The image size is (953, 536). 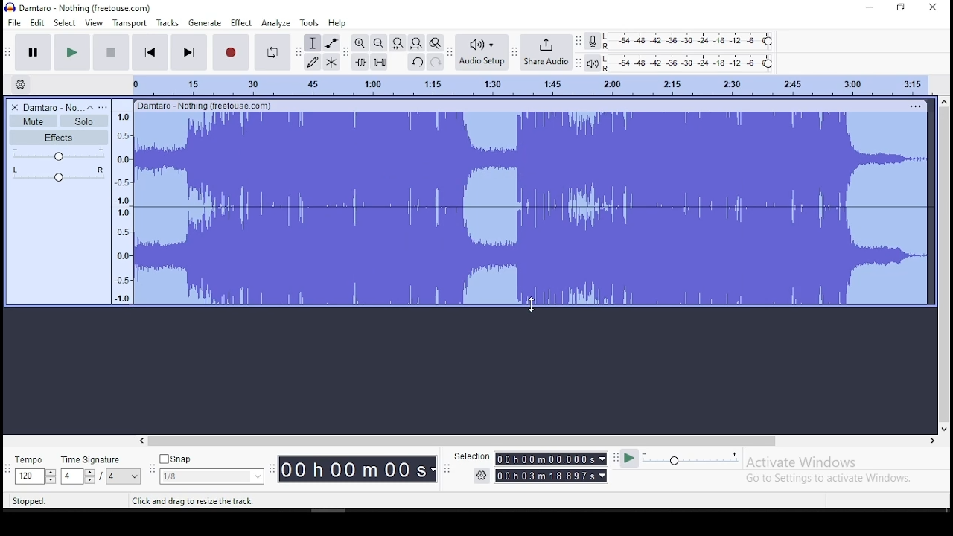 What do you see at coordinates (917, 104) in the screenshot?
I see `` at bounding box center [917, 104].